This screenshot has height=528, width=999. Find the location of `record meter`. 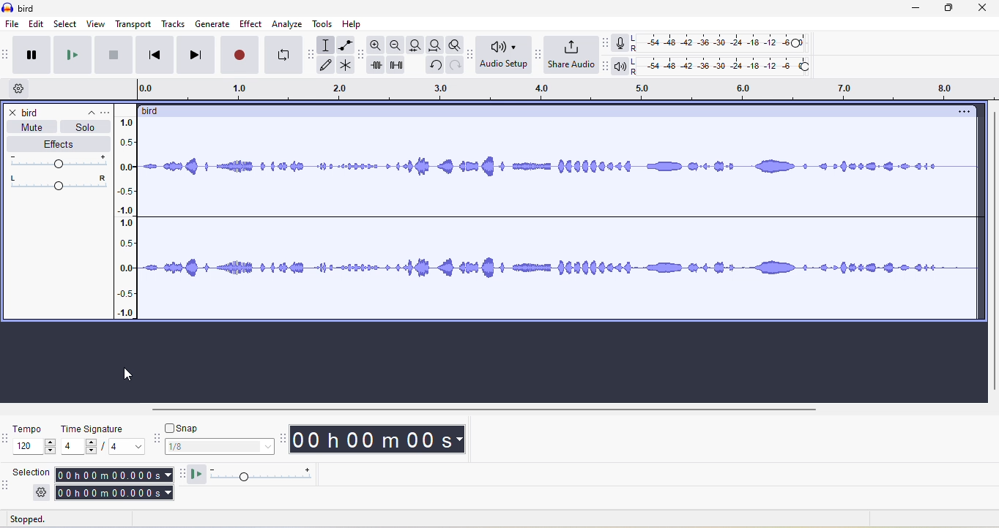

record meter is located at coordinates (620, 43).